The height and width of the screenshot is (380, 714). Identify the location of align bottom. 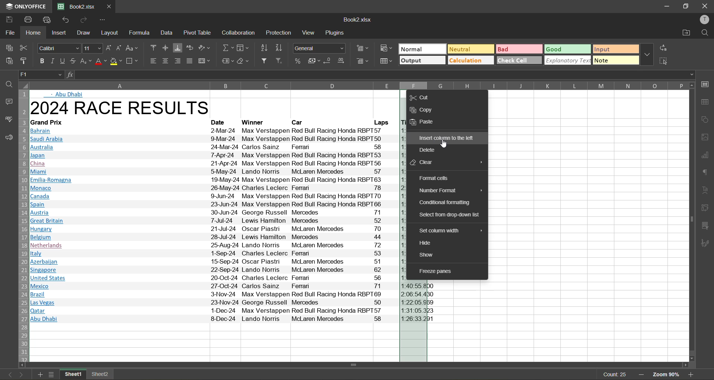
(177, 48).